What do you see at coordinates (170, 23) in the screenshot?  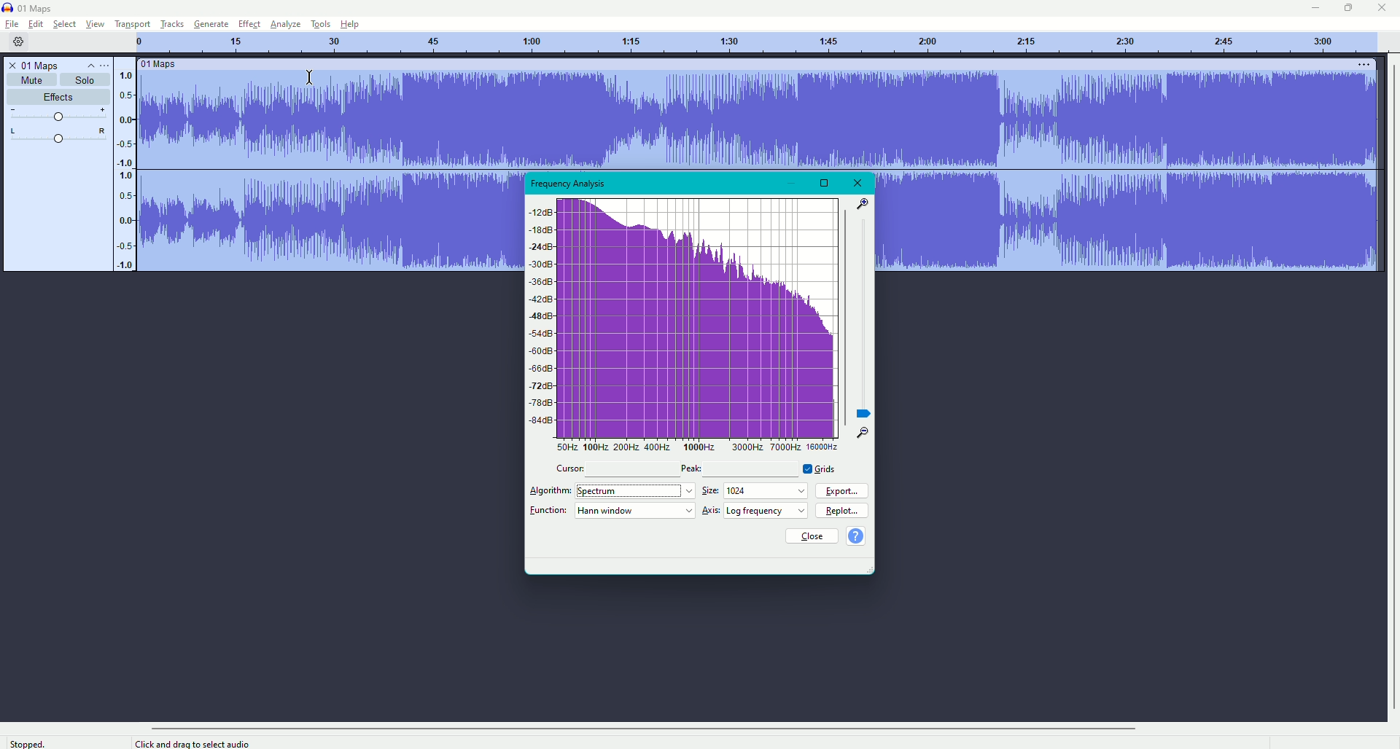 I see `Tracks` at bounding box center [170, 23].